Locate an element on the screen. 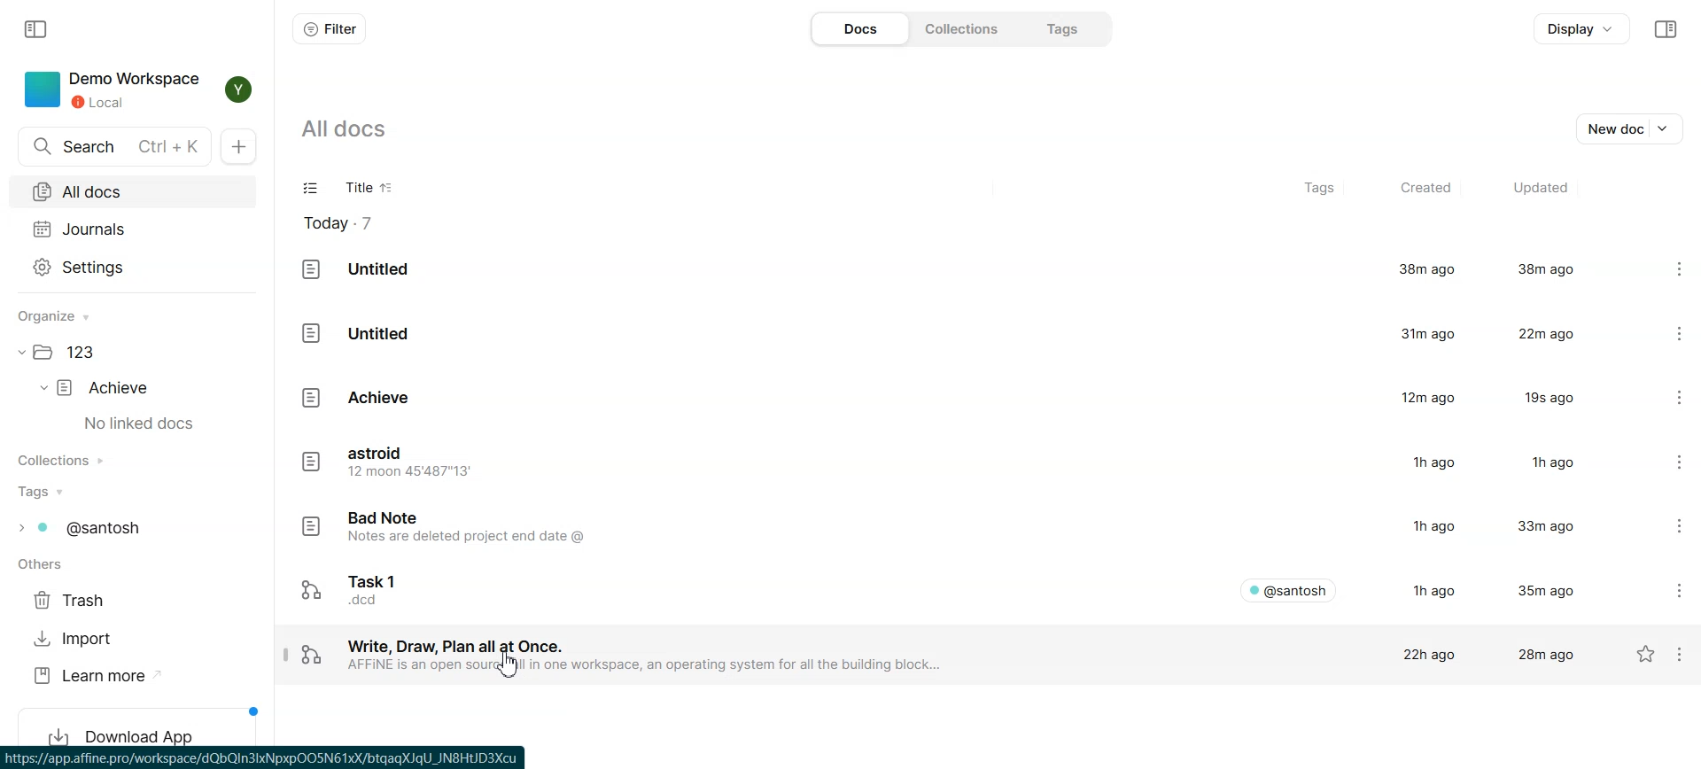 This screenshot has height=769, width=1701. Demo workspace is located at coordinates (111, 89).